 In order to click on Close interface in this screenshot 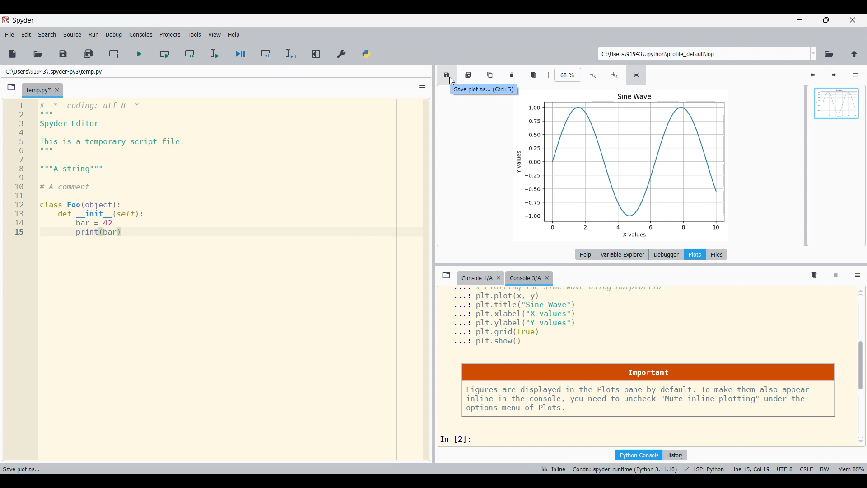, I will do `click(853, 20)`.